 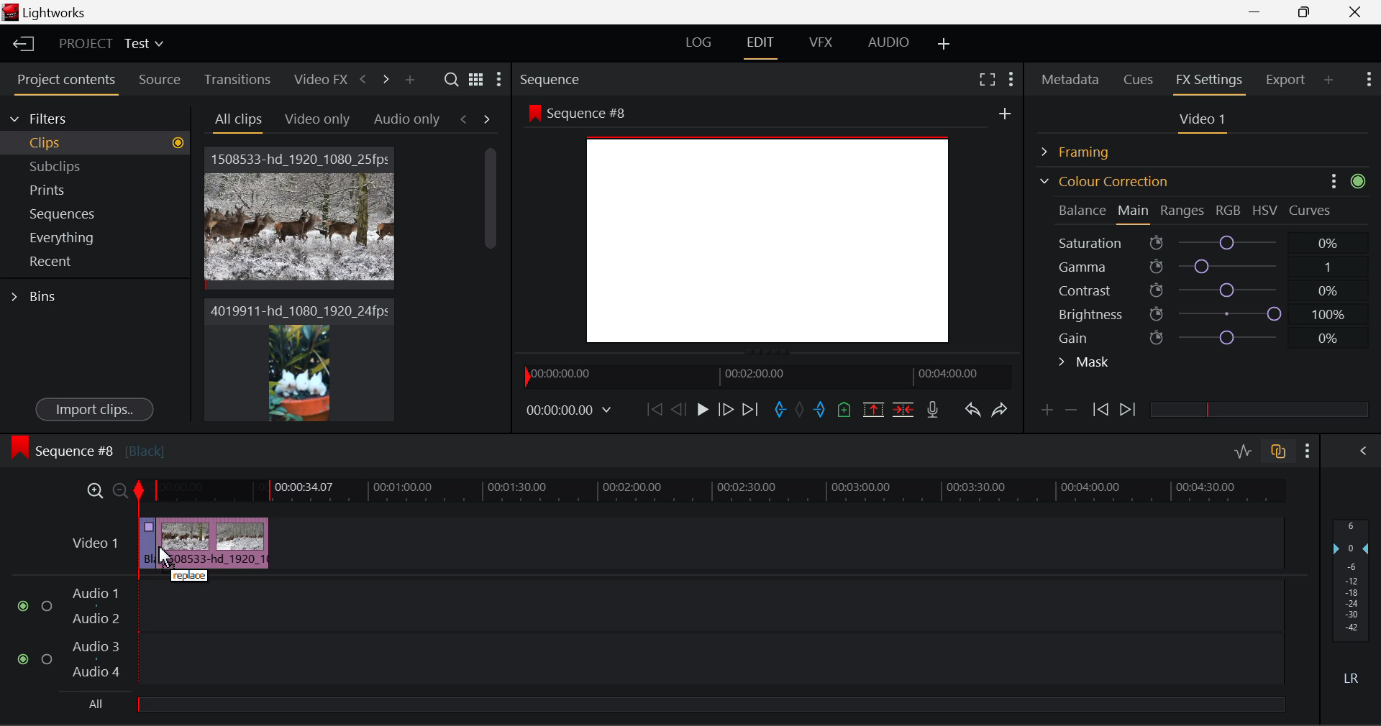 What do you see at coordinates (1103, 181) in the screenshot?
I see `Colour Correction` at bounding box center [1103, 181].